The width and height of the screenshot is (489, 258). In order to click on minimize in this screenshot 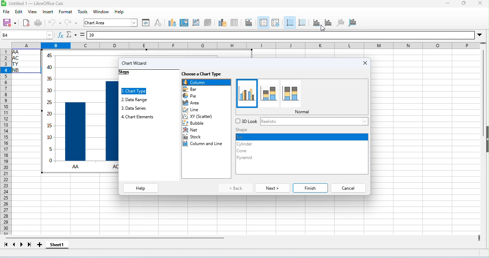, I will do `click(446, 4)`.